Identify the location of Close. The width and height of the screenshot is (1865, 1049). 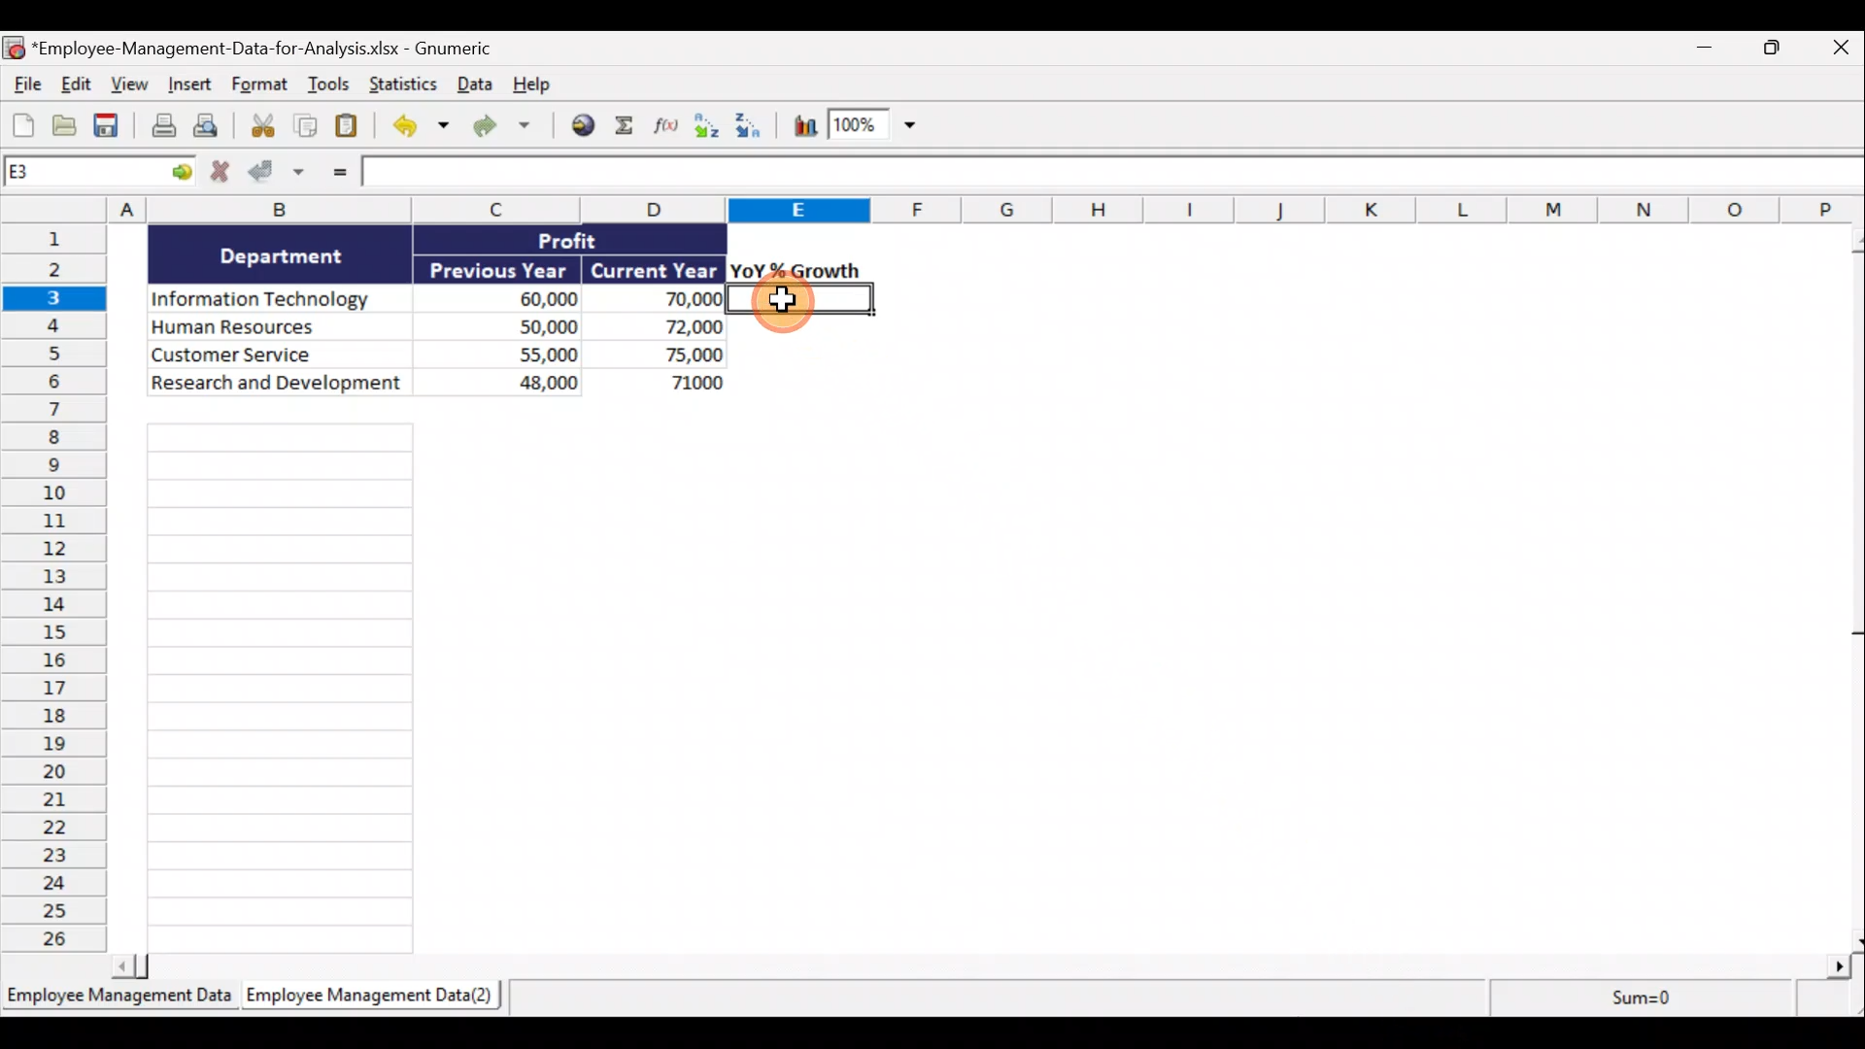
(1841, 47).